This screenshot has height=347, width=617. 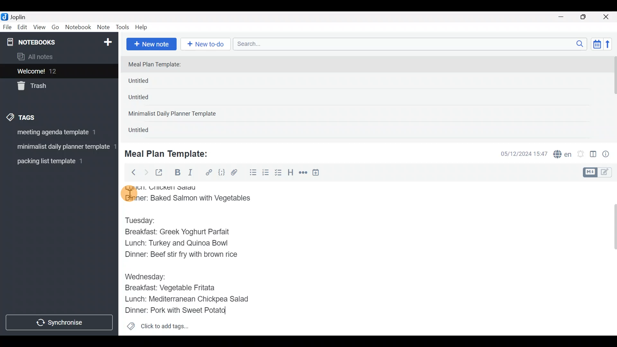 I want to click on Meal Plan Template:, so click(x=158, y=65).